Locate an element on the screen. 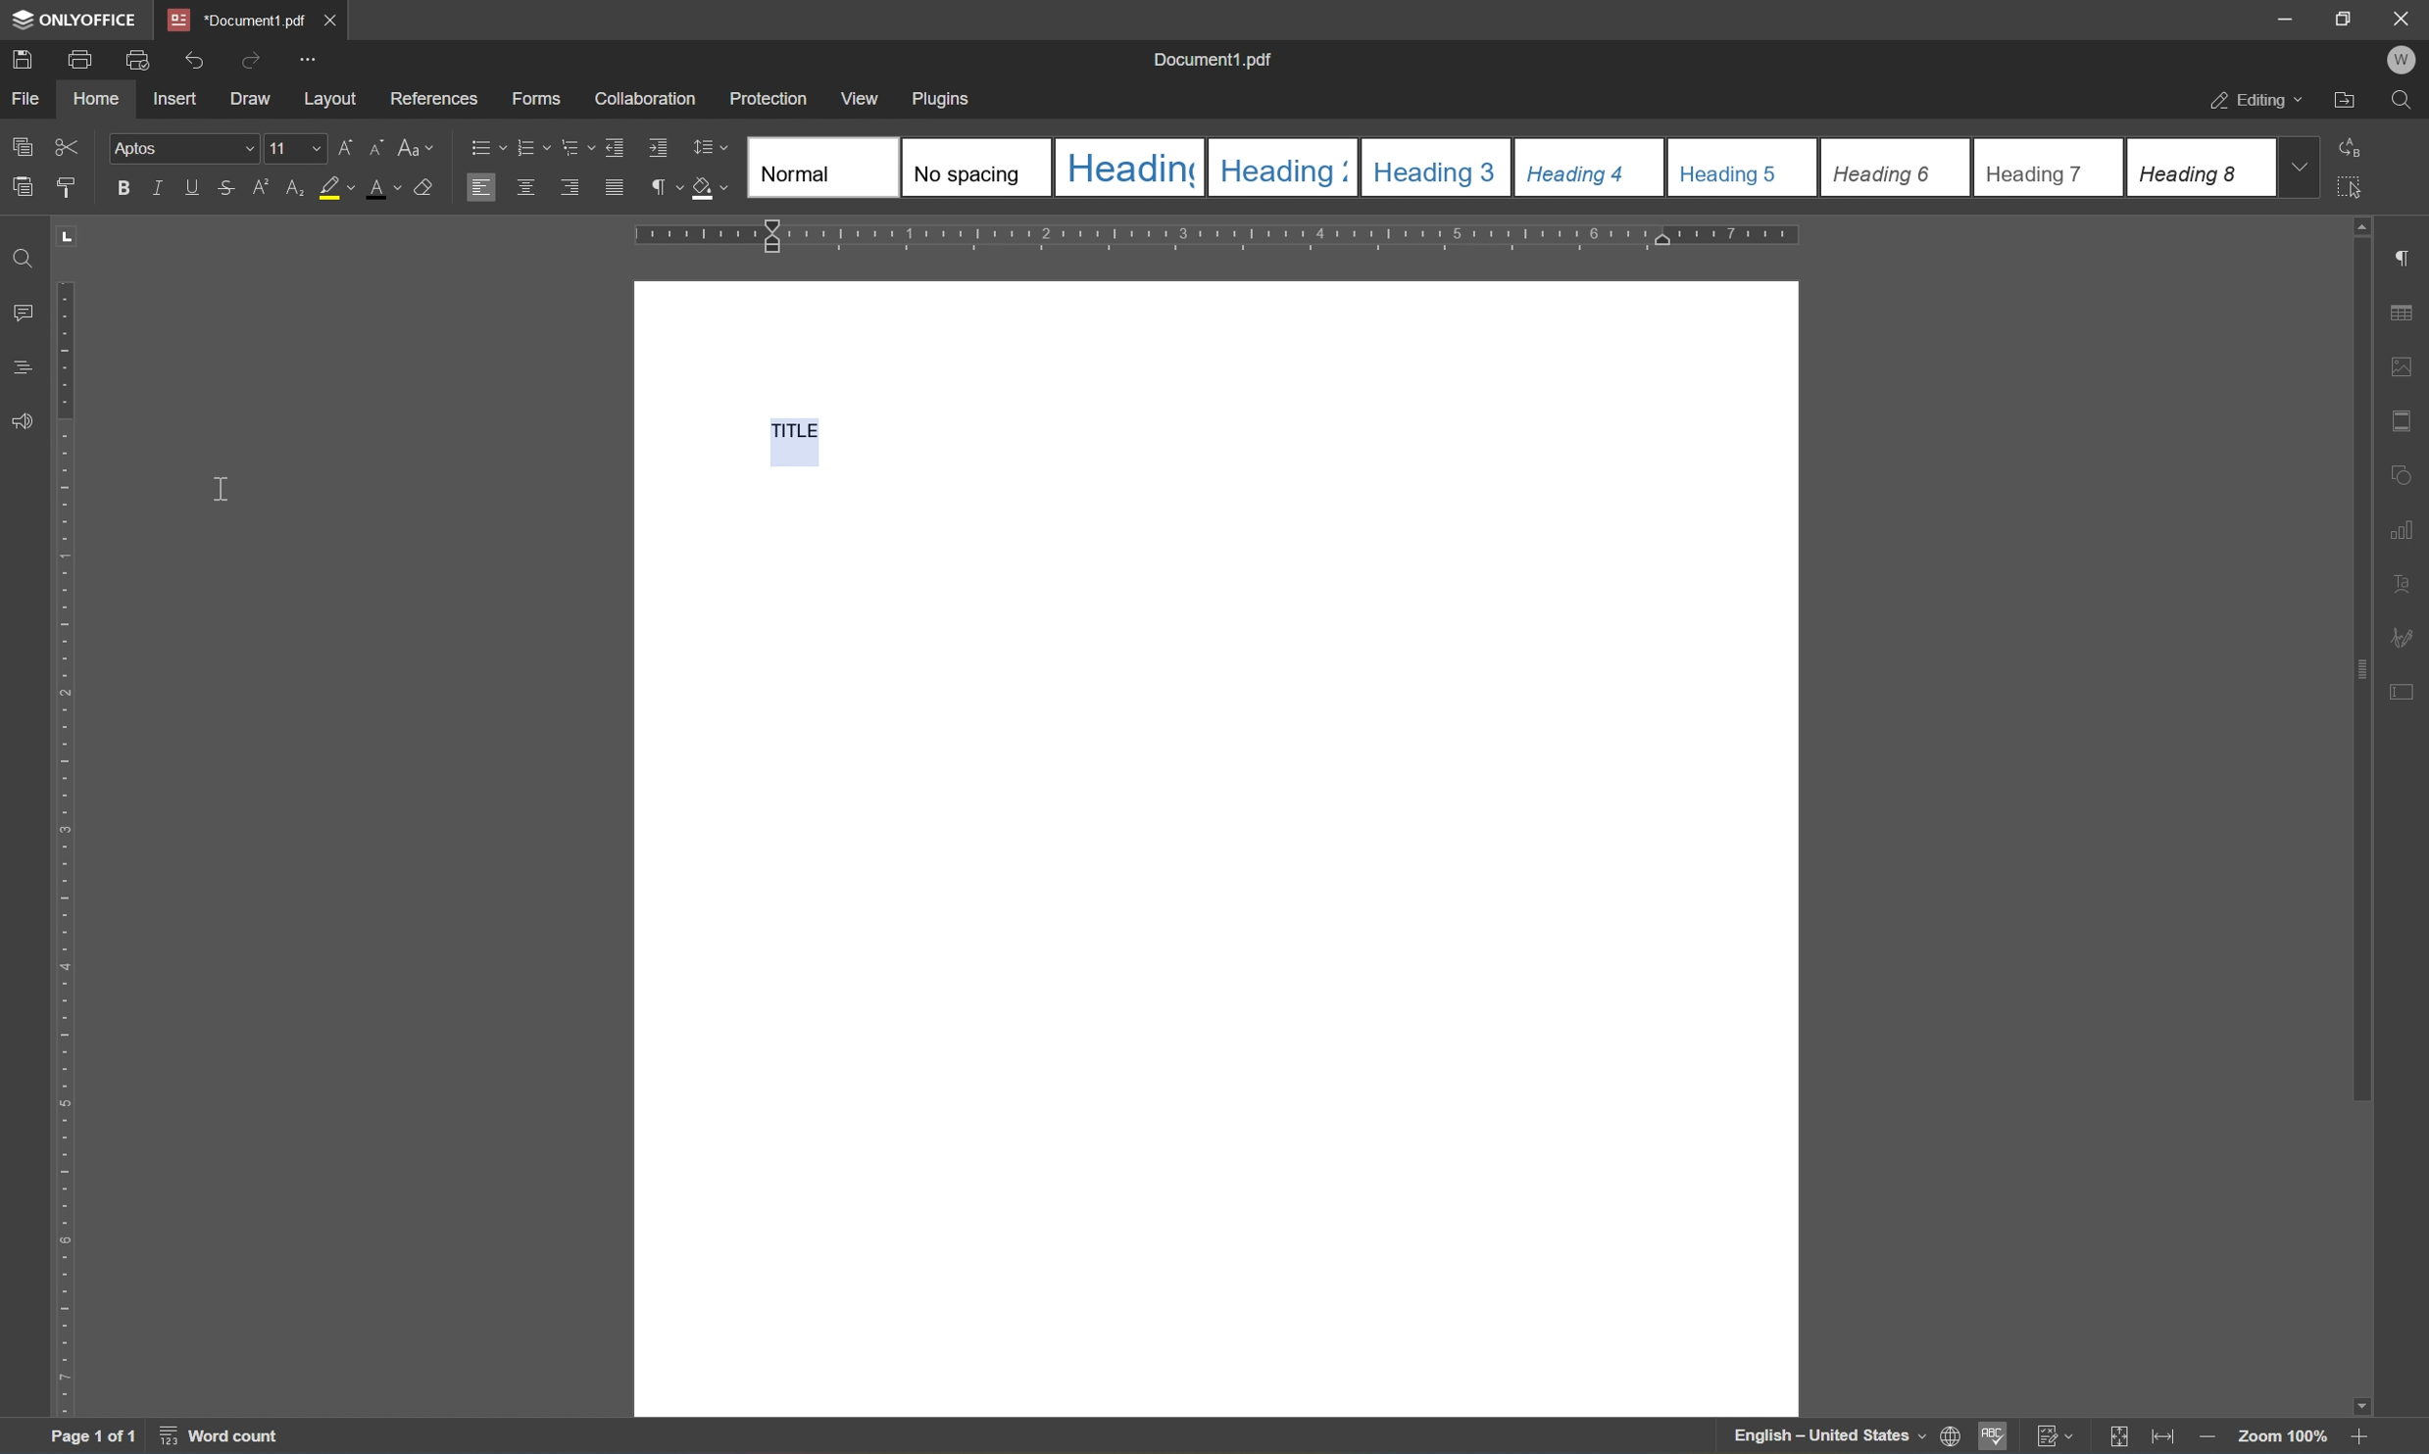 The height and width of the screenshot is (1454, 2429). table settings is located at coordinates (2407, 312).